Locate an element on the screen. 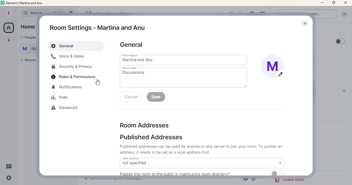  Room settings - Martina and Anu is located at coordinates (96, 25).